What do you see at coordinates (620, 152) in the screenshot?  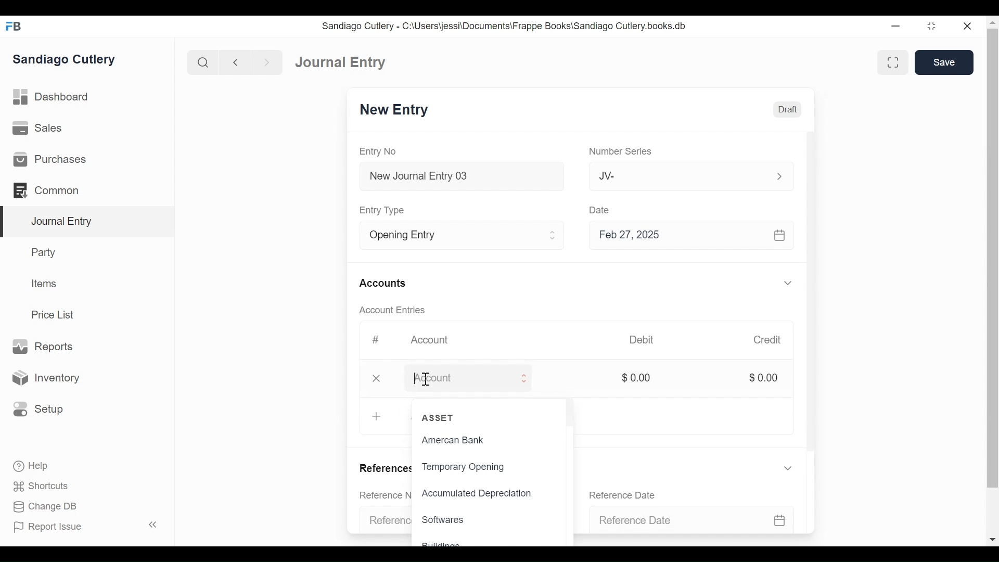 I see `Number Series` at bounding box center [620, 152].